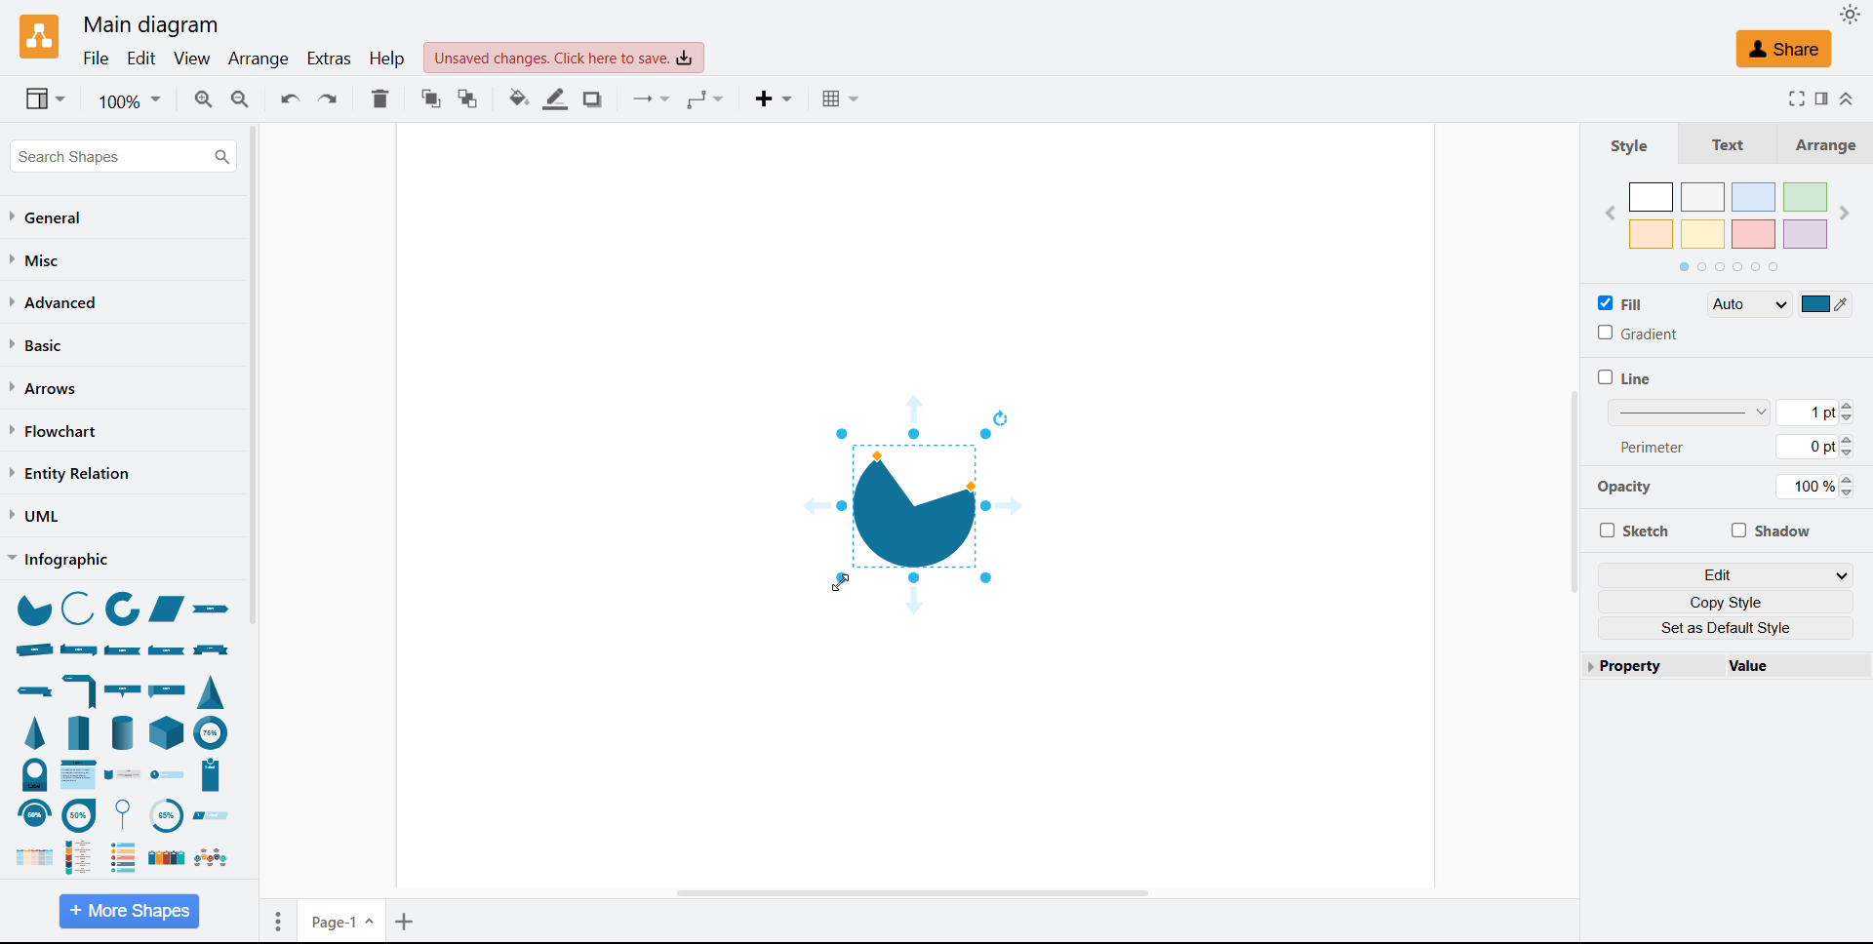  What do you see at coordinates (164, 858) in the screenshot?
I see `list` at bounding box center [164, 858].